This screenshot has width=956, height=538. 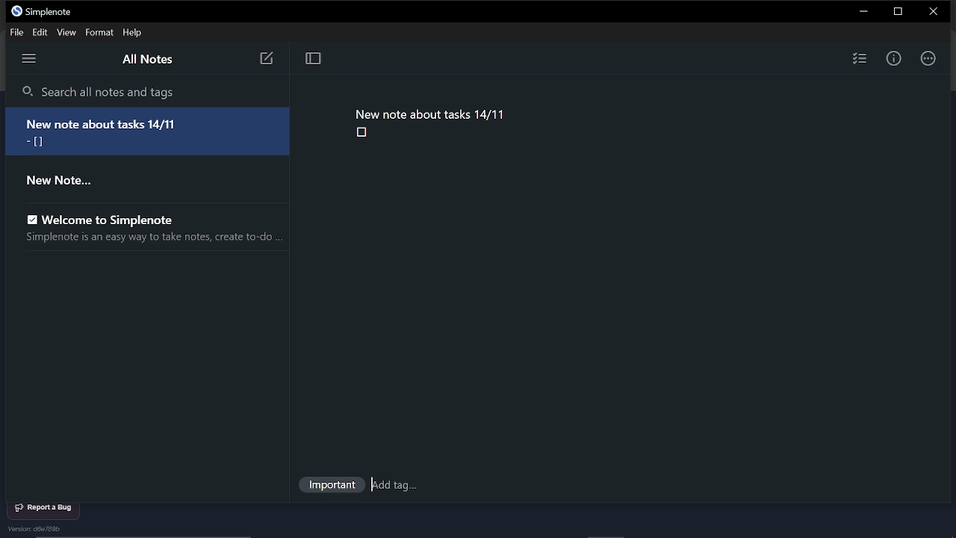 What do you see at coordinates (69, 182) in the screenshot?
I see `New Note...` at bounding box center [69, 182].